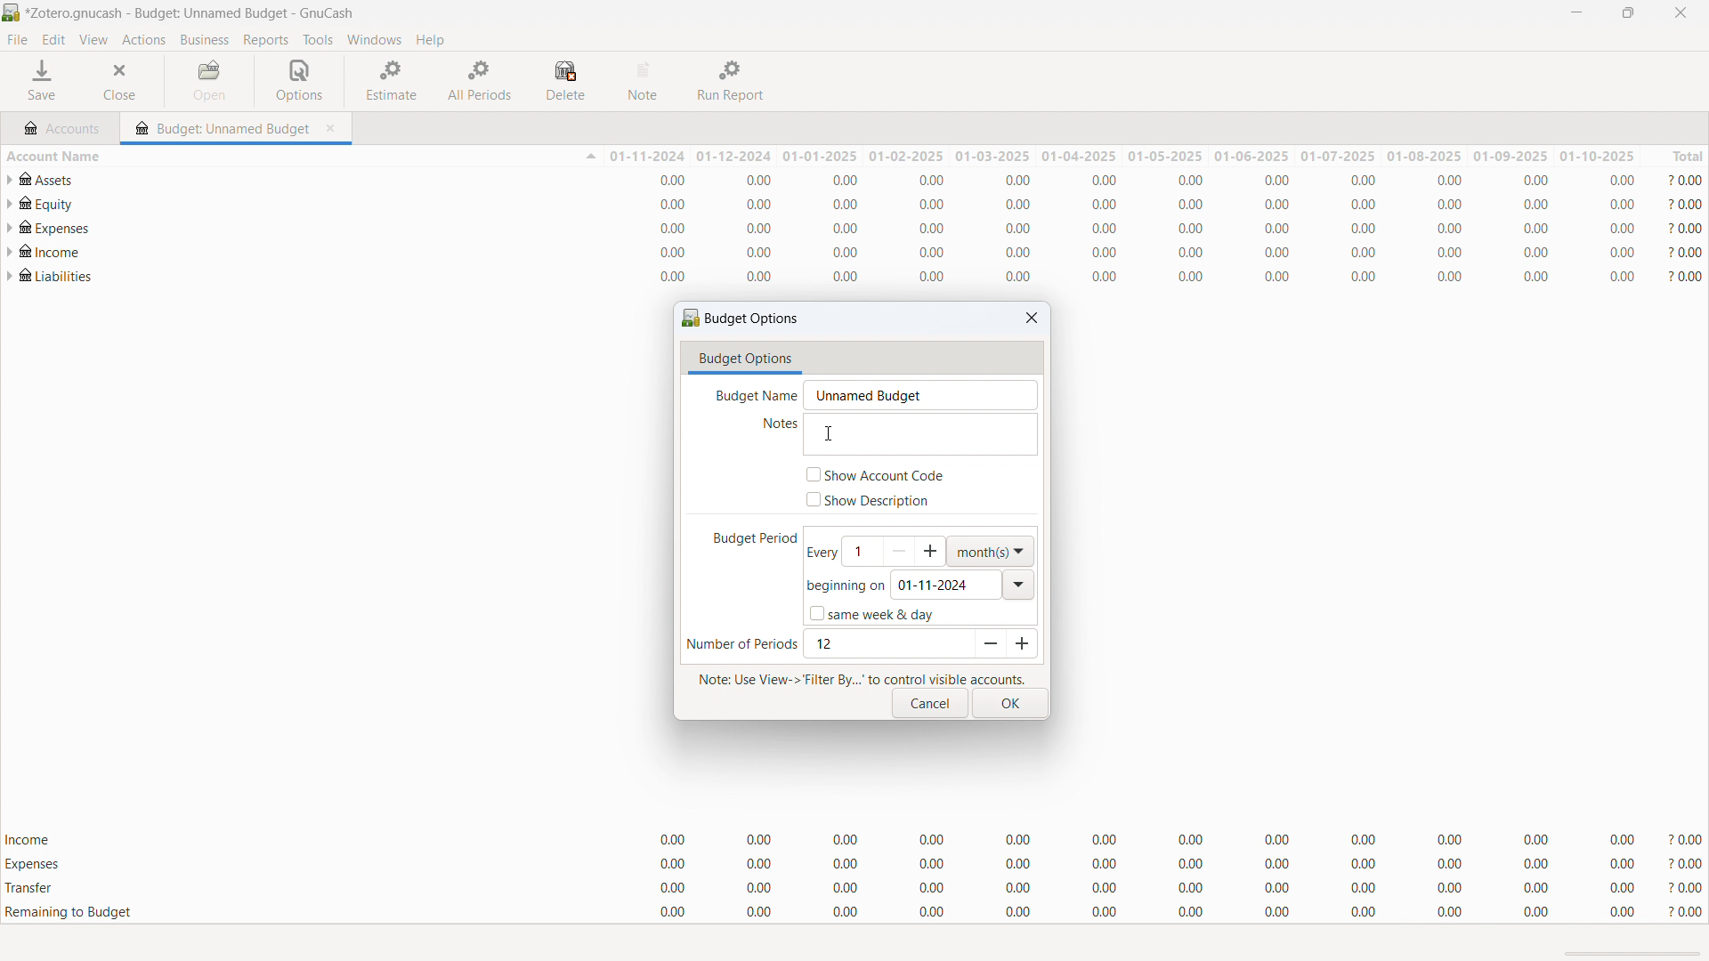 The width and height of the screenshot is (1709, 961). Describe the element at coordinates (301, 155) in the screenshot. I see `sort by account name` at that location.